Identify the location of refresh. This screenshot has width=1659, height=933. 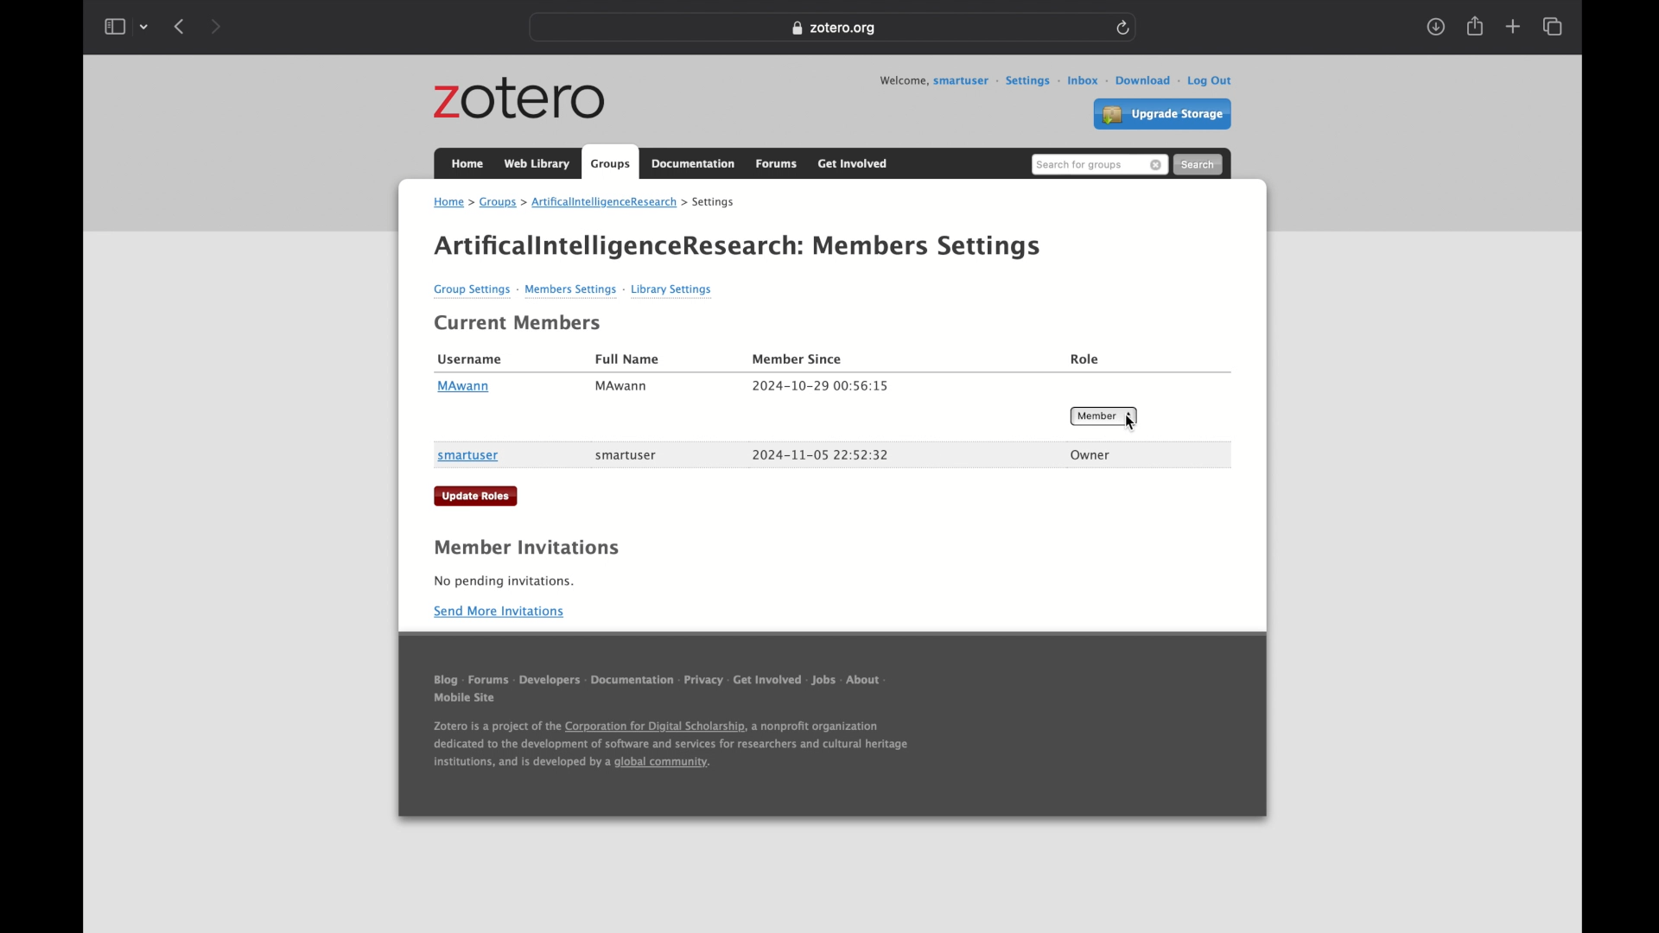
(1124, 28).